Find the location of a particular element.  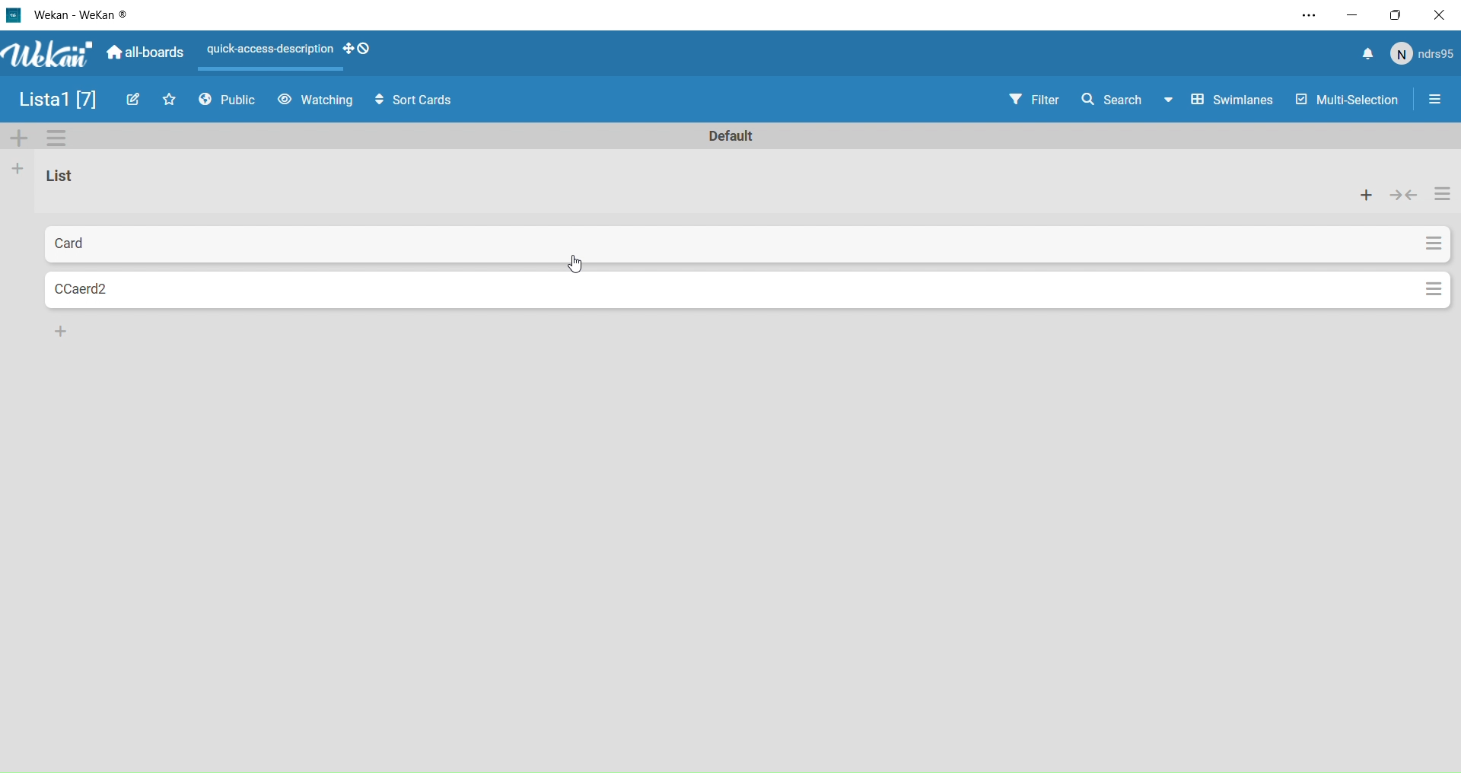

cursor is located at coordinates (577, 265).